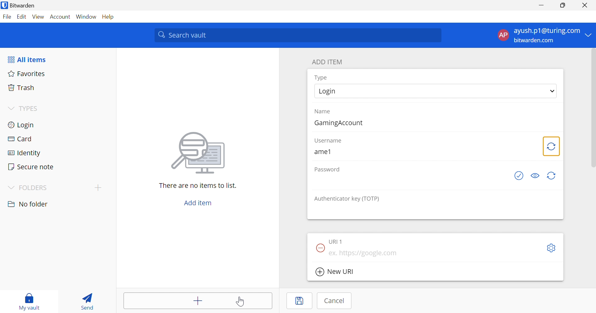 The width and height of the screenshot is (596, 313). Describe the element at coordinates (340, 123) in the screenshot. I see `GamingAccount` at that location.